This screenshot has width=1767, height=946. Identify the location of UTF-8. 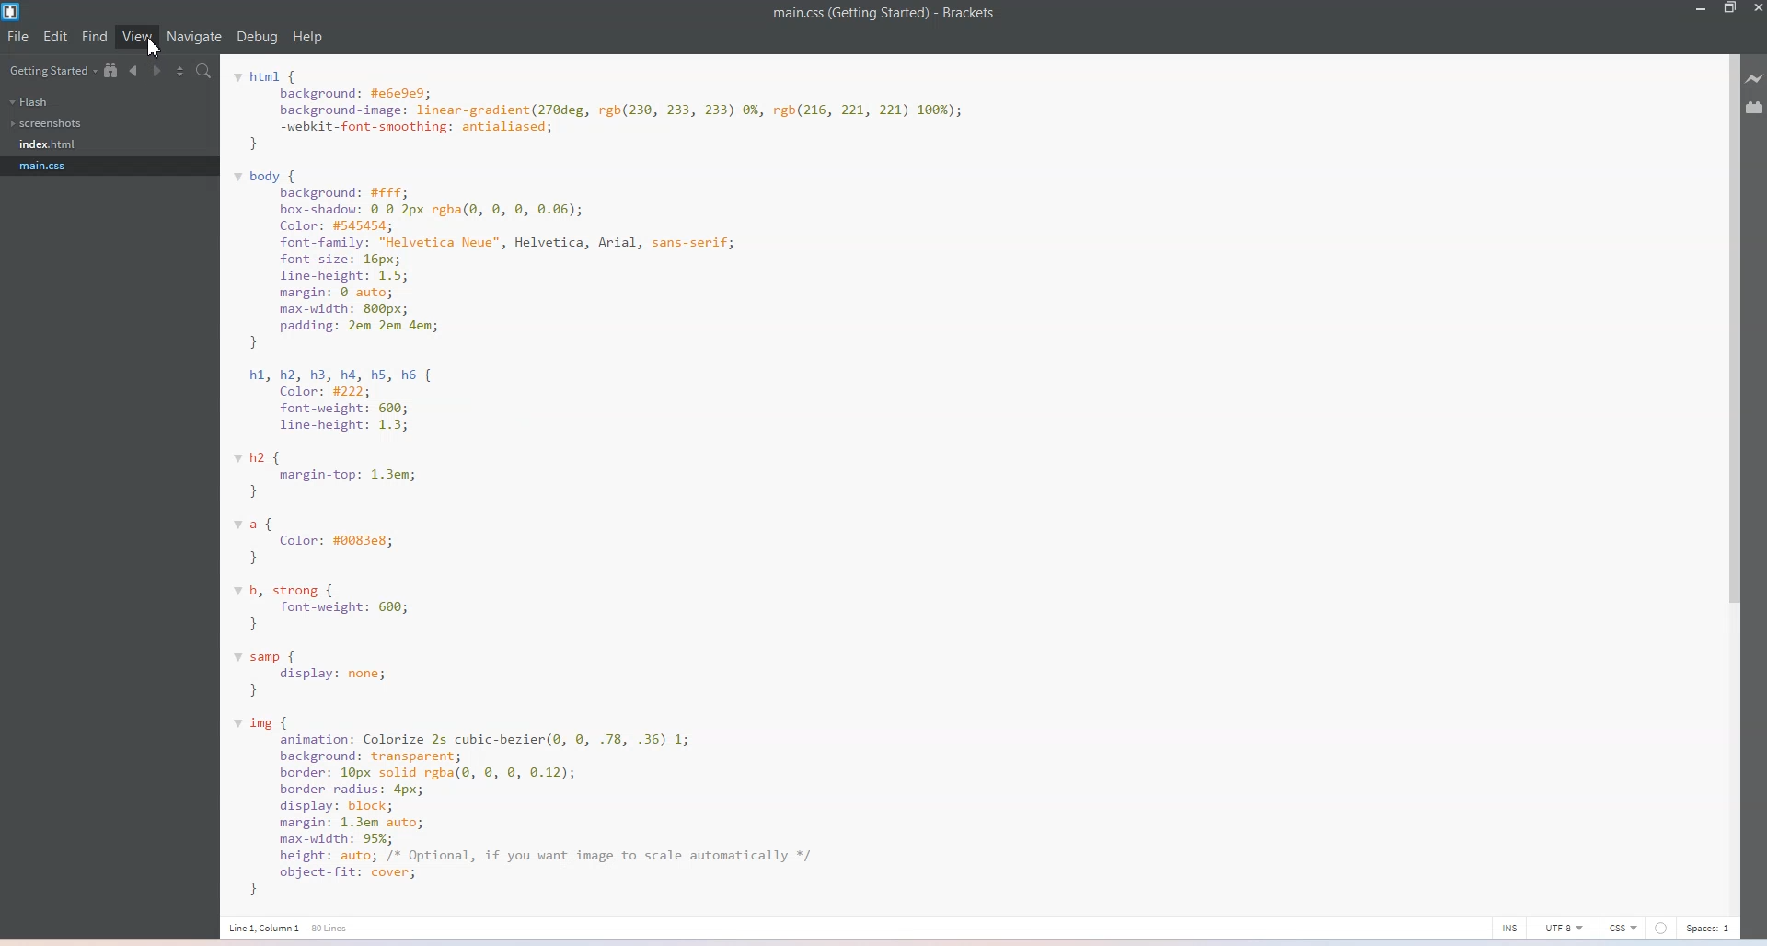
(1565, 927).